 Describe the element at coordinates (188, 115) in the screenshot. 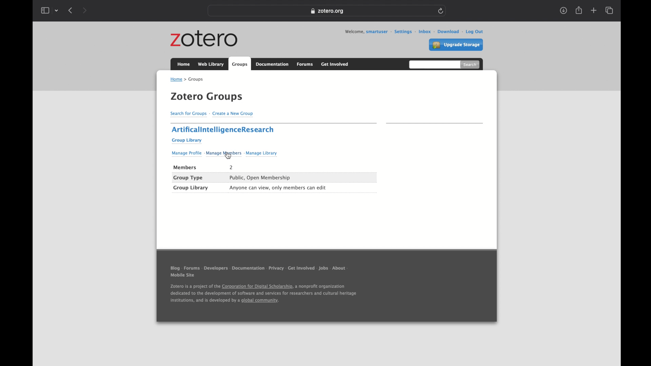

I see `search for groups` at that location.